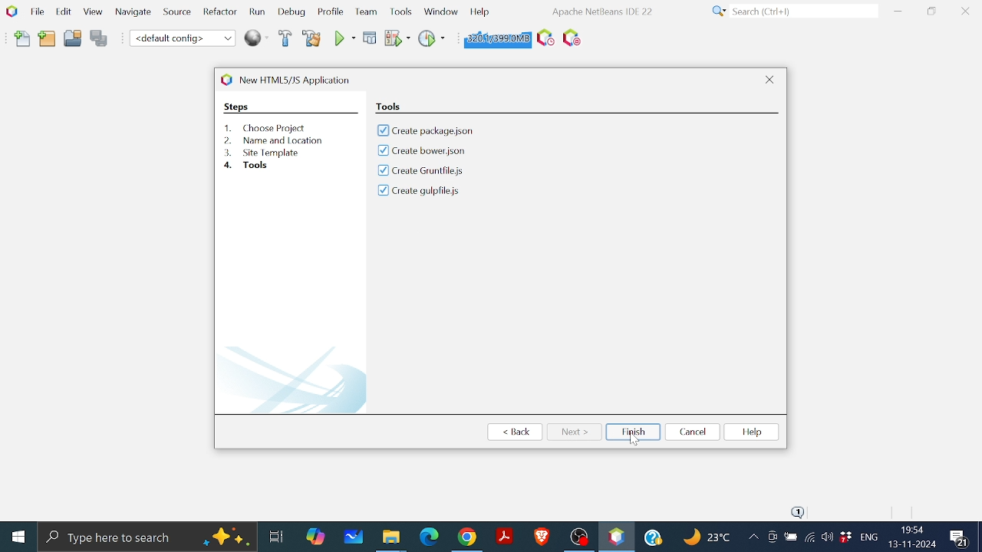 The image size is (982, 552). I want to click on 3. Site template, so click(264, 153).